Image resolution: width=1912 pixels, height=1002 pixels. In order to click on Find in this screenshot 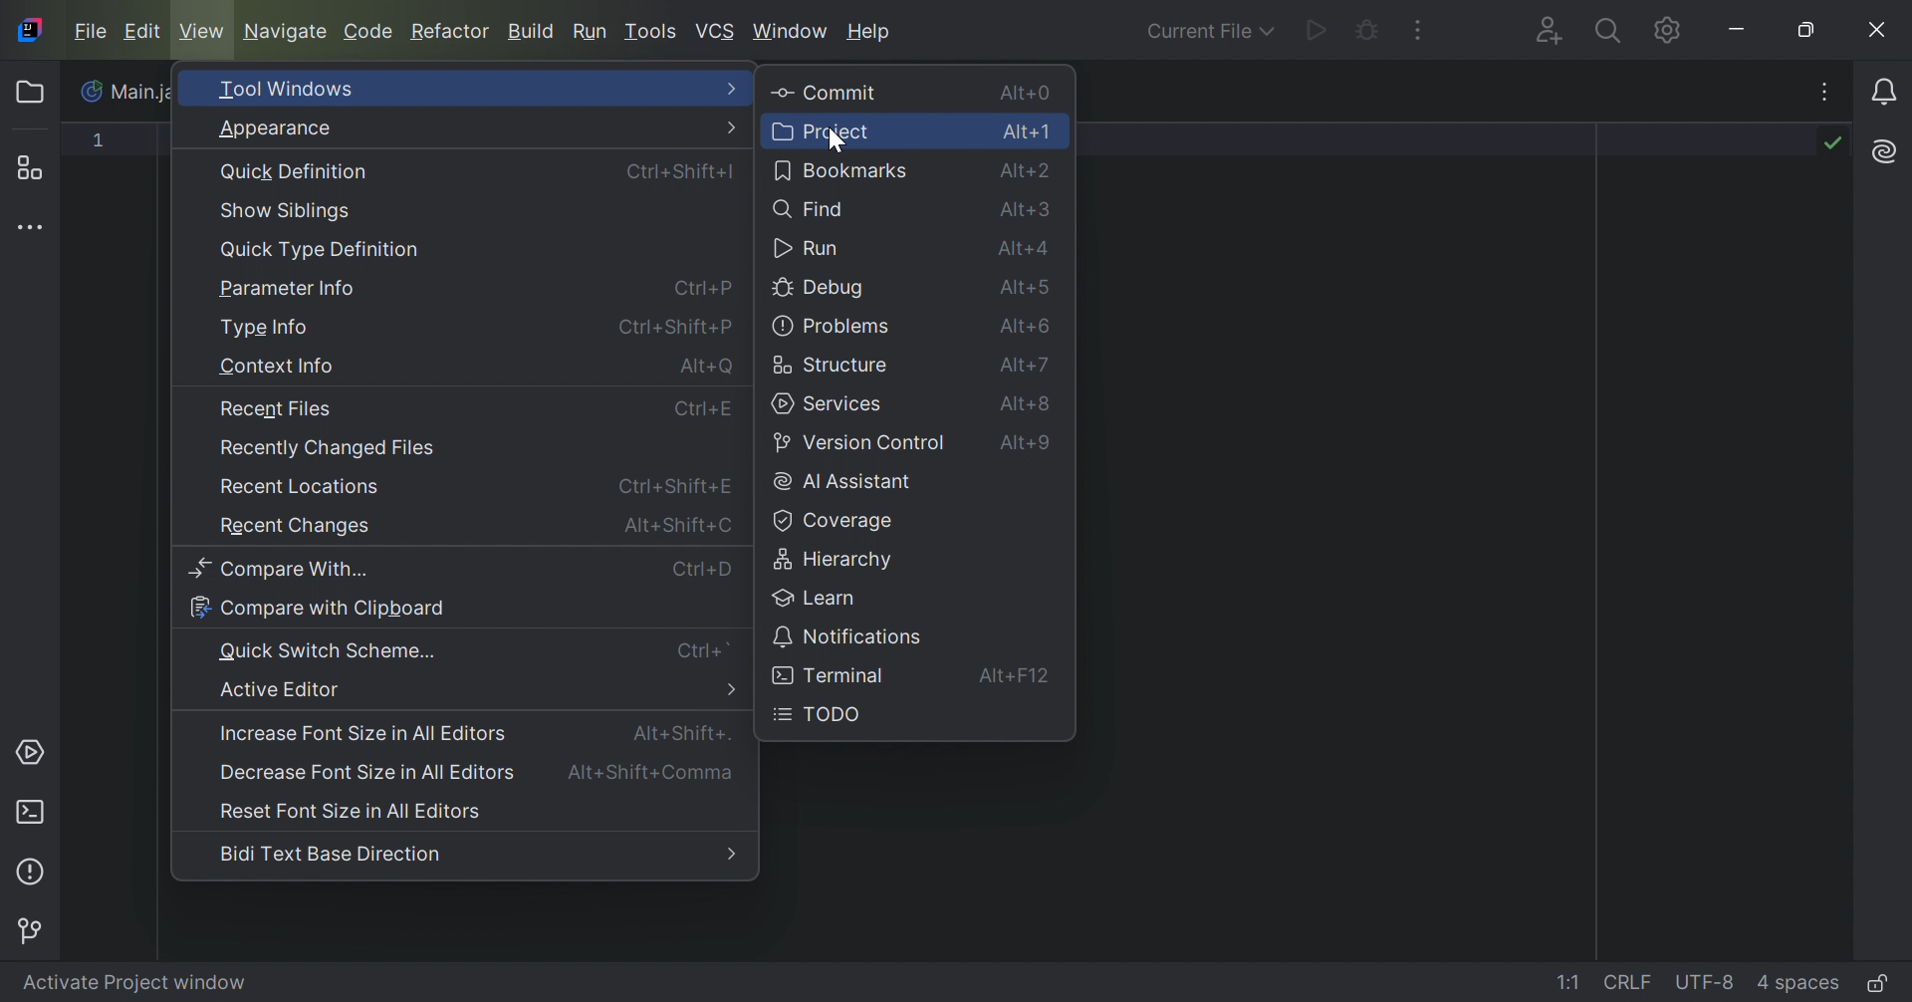, I will do `click(808, 208)`.